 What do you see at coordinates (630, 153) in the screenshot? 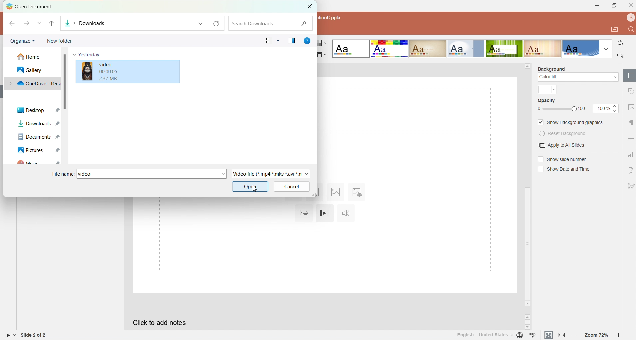
I see `Chart setting` at bounding box center [630, 153].